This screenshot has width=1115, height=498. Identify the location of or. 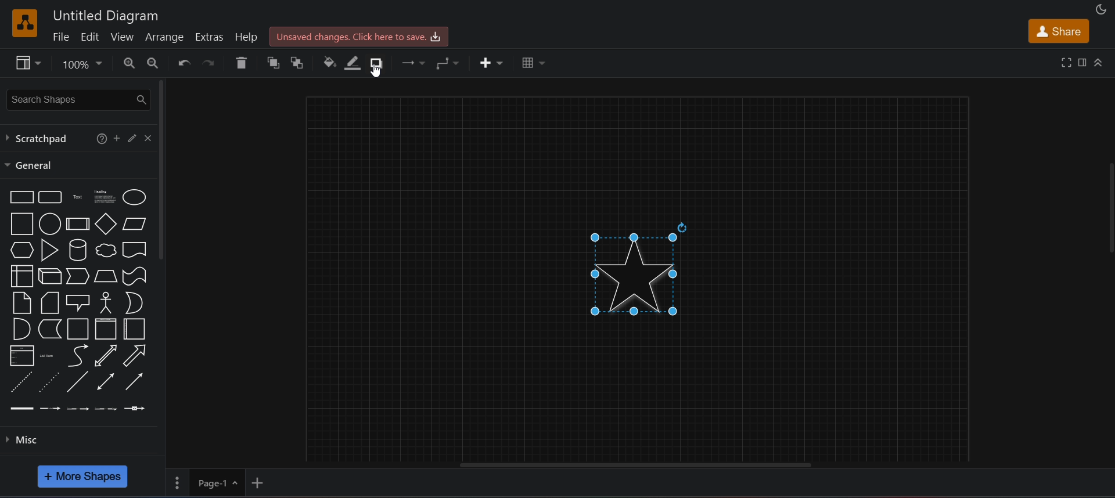
(135, 302).